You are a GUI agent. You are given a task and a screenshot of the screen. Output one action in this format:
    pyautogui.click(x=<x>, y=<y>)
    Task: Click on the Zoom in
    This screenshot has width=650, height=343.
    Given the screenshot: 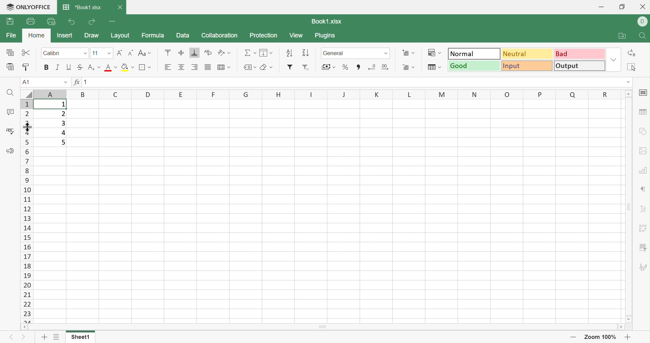 What is the action you would take?
    pyautogui.click(x=630, y=337)
    